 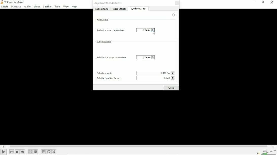 I want to click on Adjustments and effects, so click(x=108, y=3).